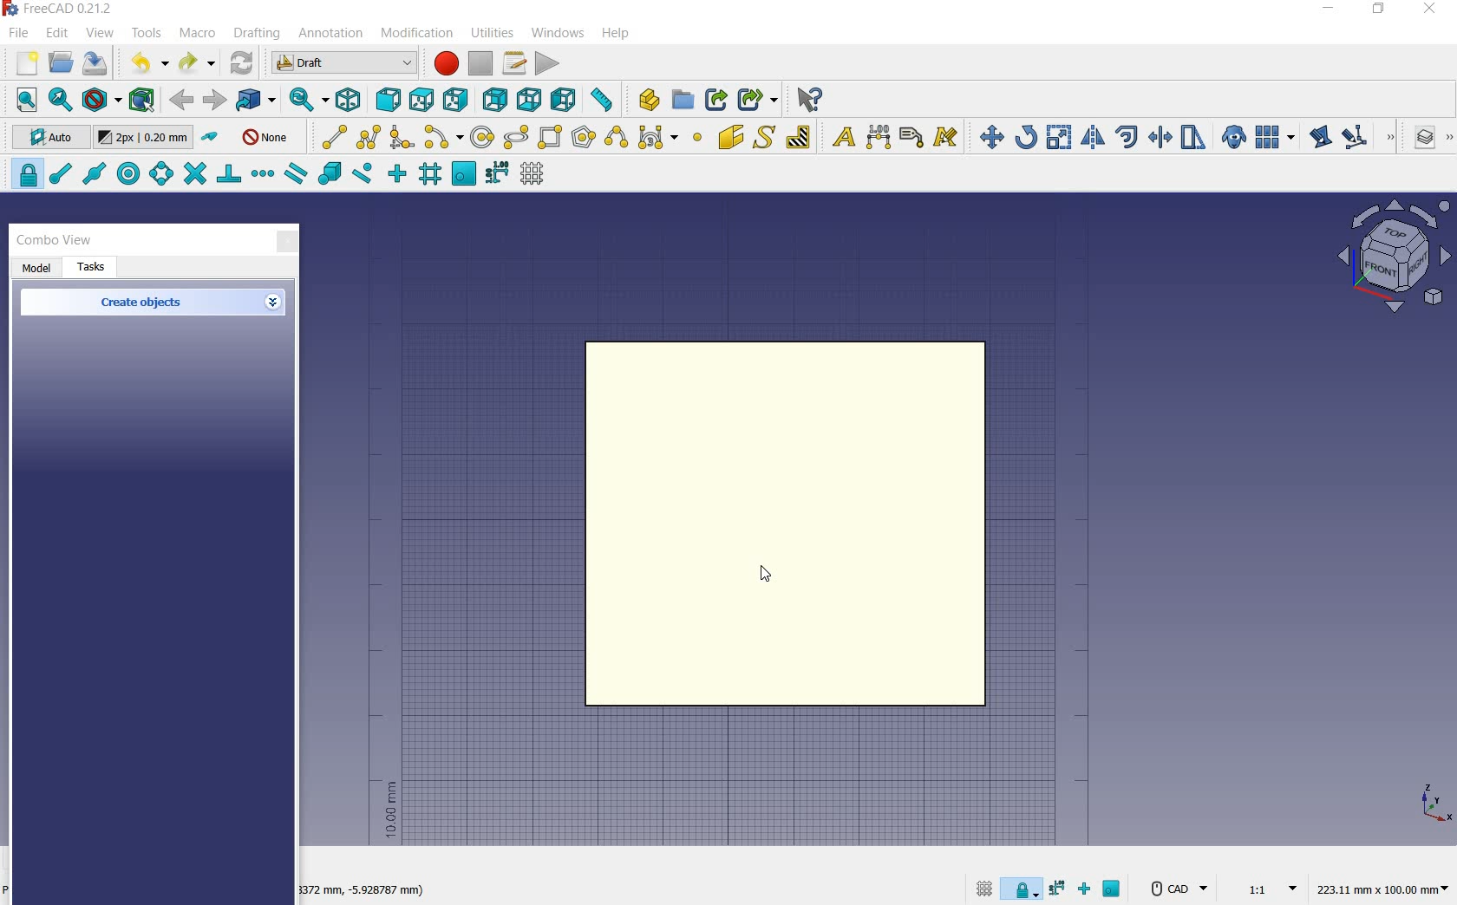  I want to click on refresh, so click(243, 61).